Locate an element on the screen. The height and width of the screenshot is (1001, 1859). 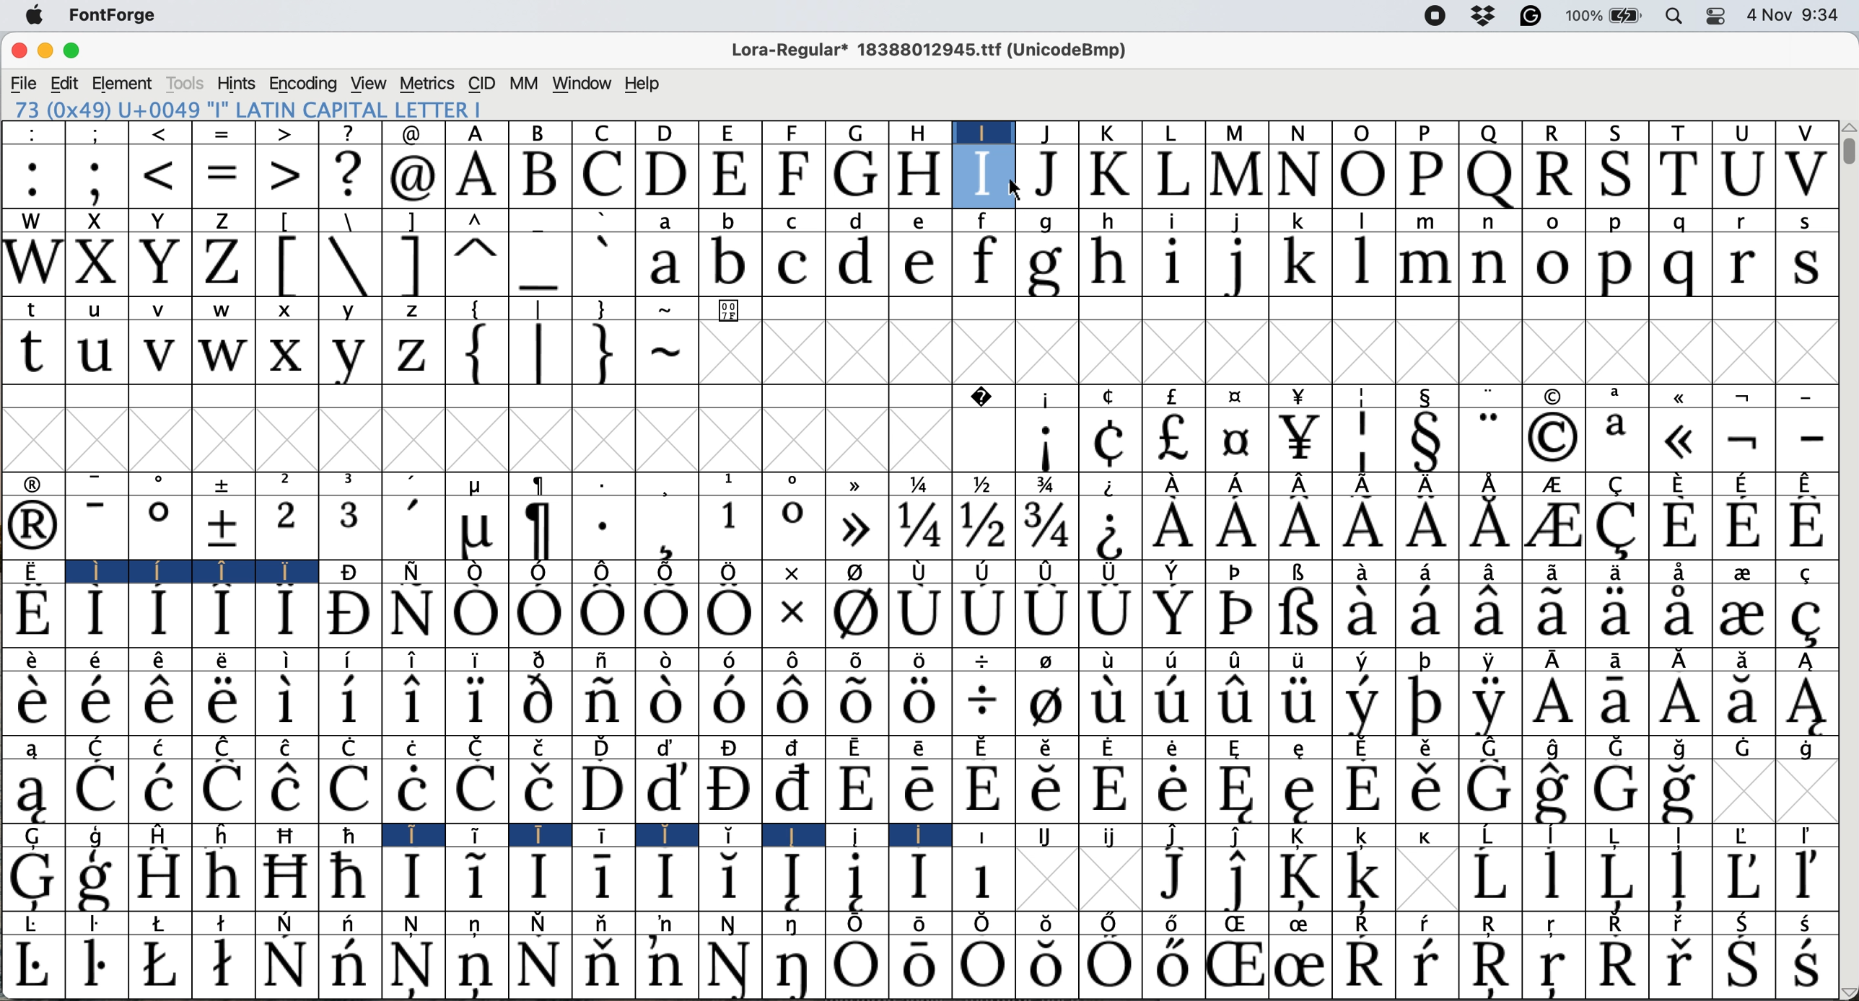
symbol is located at coordinates (1431, 482).